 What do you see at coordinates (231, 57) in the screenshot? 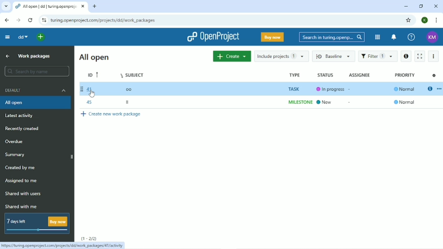
I see `Create` at bounding box center [231, 57].